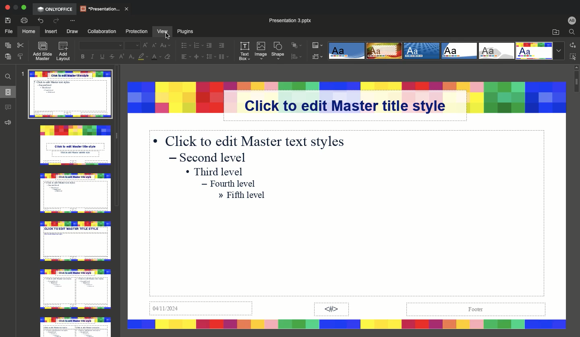 Image resolution: width=580 pixels, height=337 pixels. Describe the element at coordinates (534, 51) in the screenshot. I see `Lines style` at that location.